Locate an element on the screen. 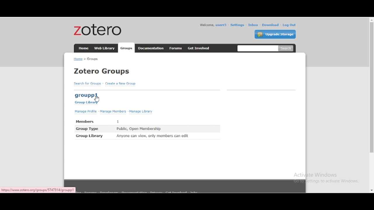 This screenshot has height=210, width=374. create a new group is located at coordinates (120, 83).